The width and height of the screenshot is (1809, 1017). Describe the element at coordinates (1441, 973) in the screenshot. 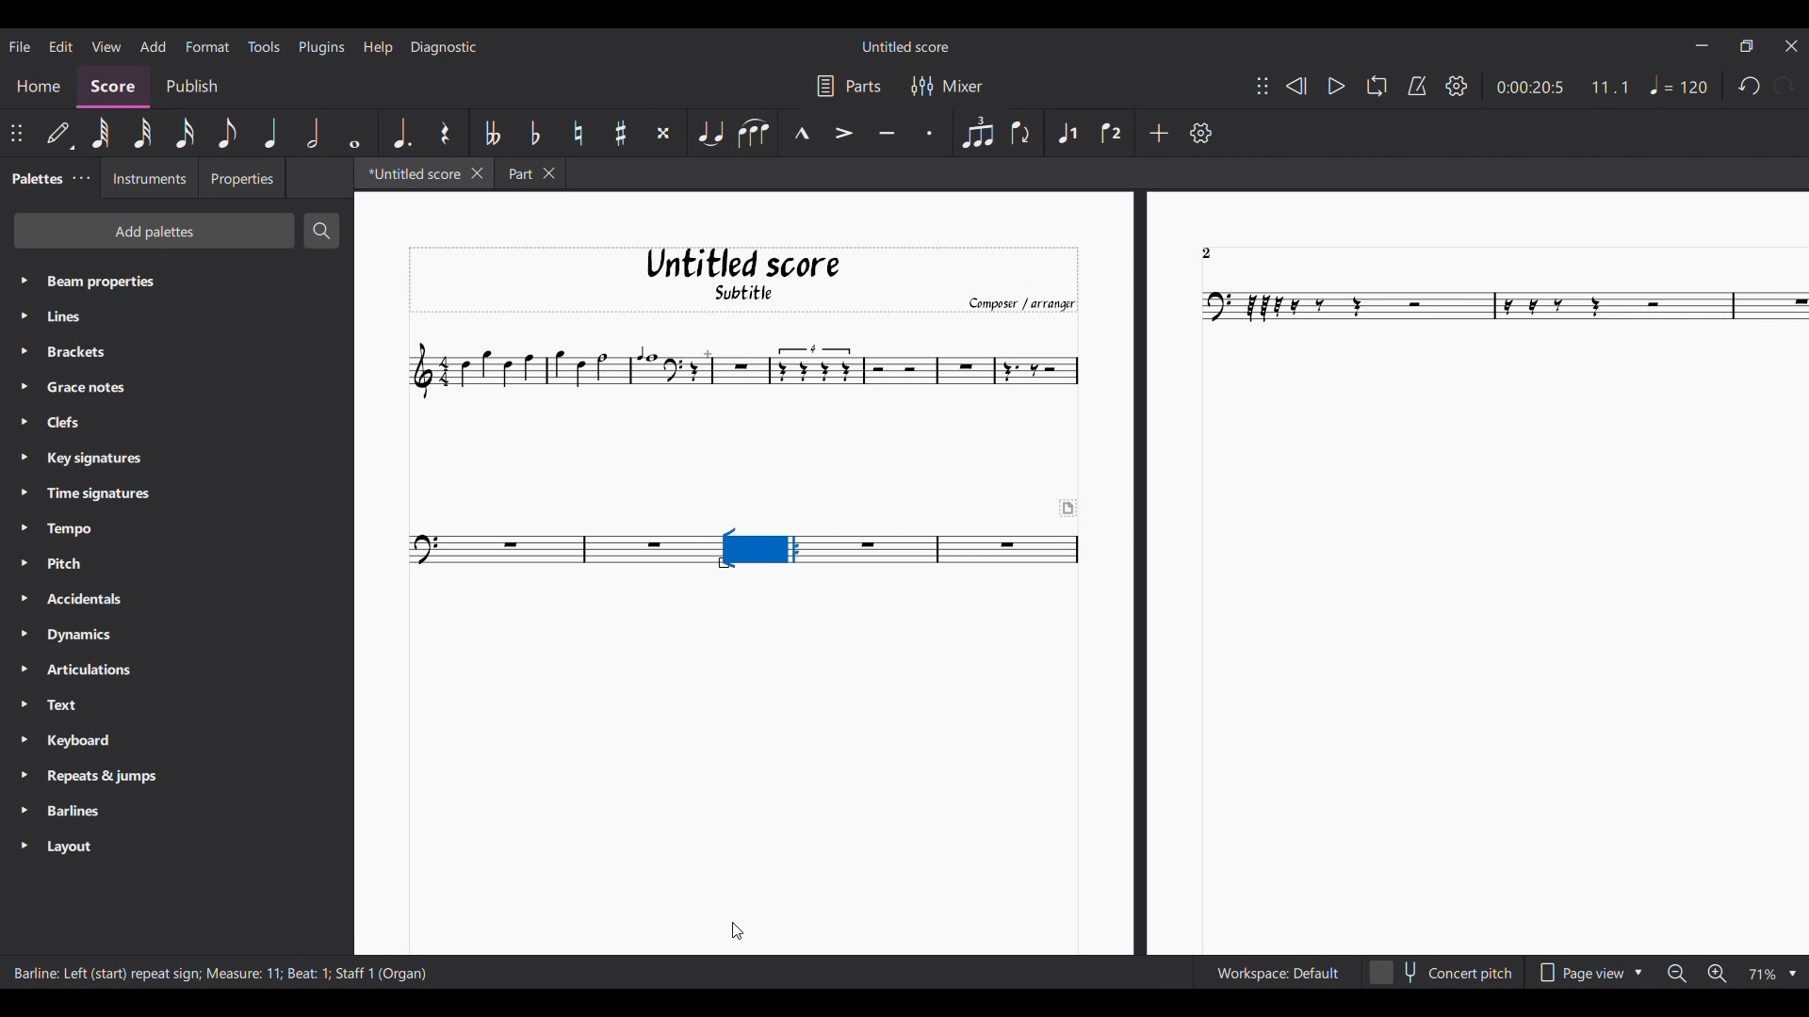

I see `Toggle for concert pitch` at that location.